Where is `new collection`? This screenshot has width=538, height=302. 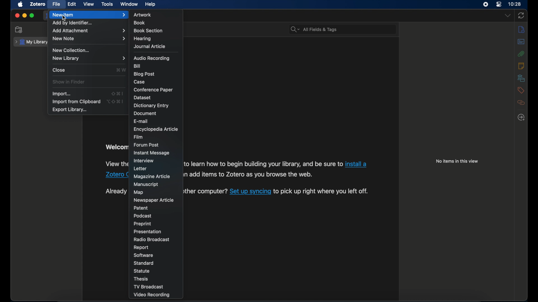
new collection is located at coordinates (20, 30).